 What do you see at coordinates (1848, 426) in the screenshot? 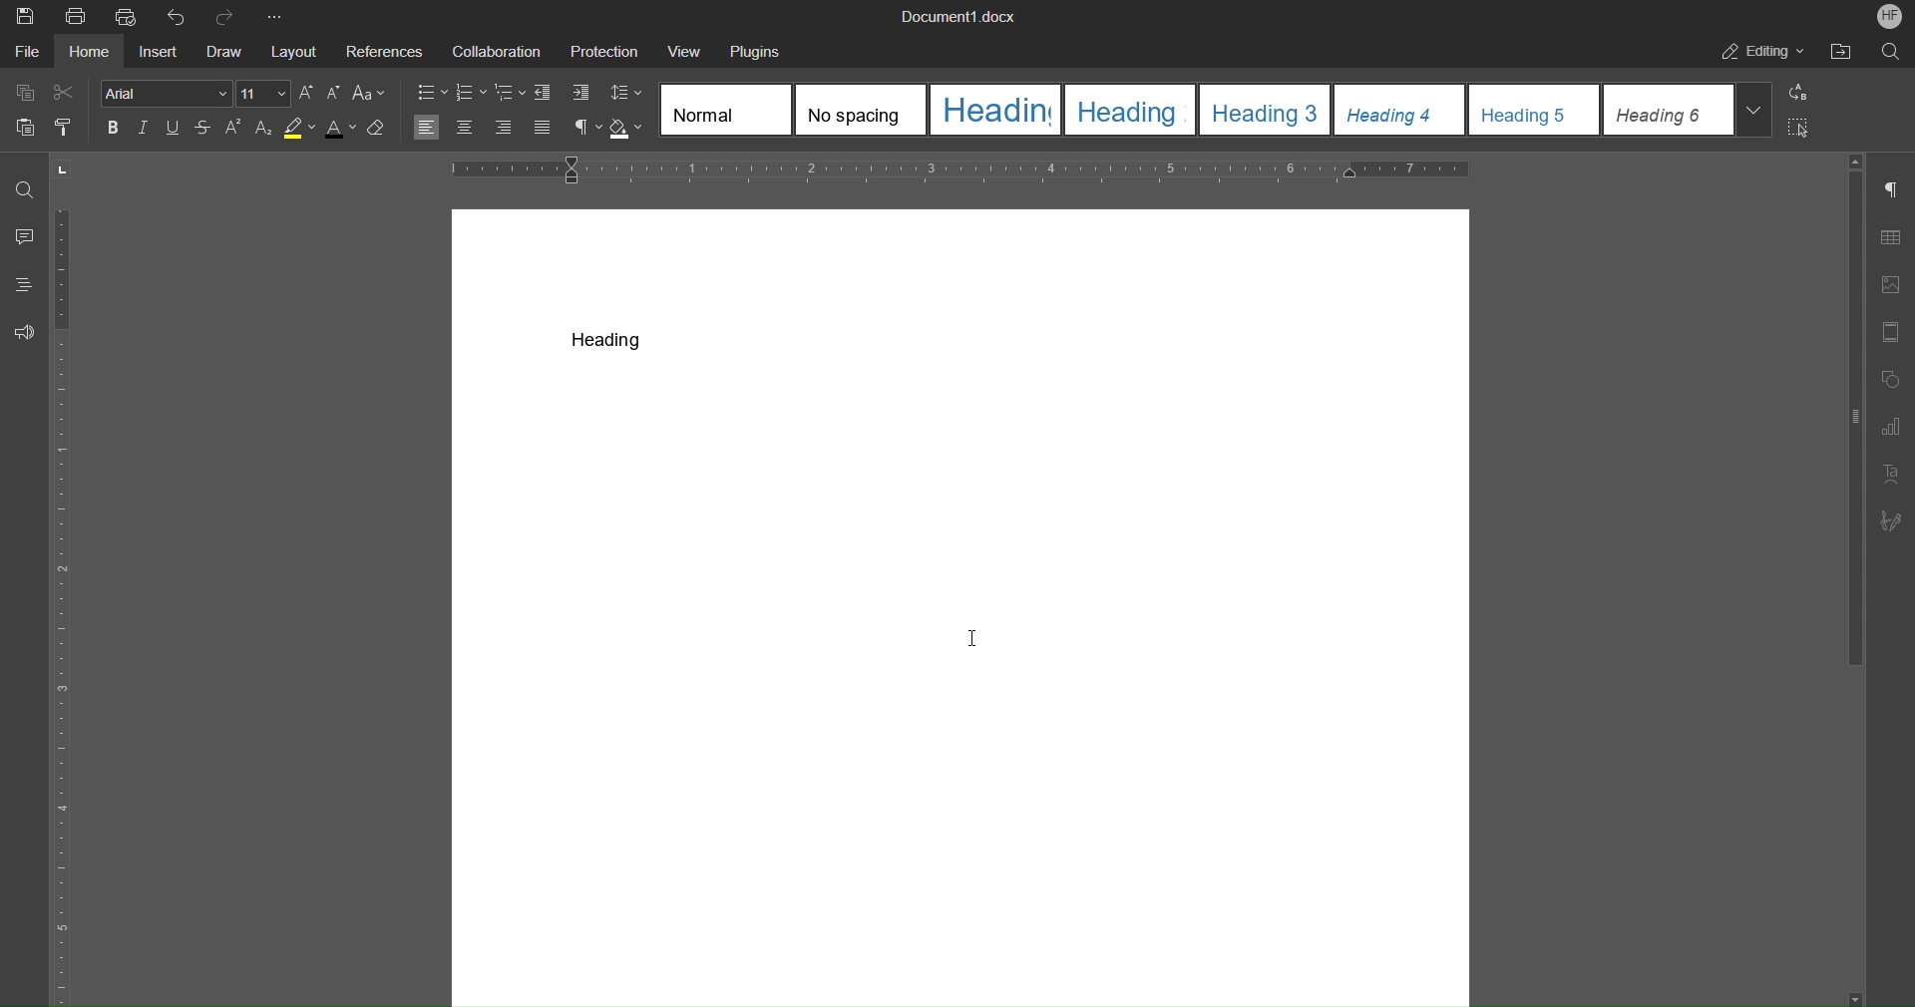
I see `vertical scroll bar` at bounding box center [1848, 426].